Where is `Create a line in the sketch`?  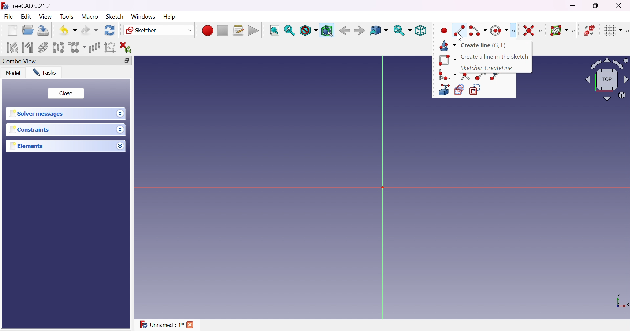
Create a line in the sketch is located at coordinates (495, 57).